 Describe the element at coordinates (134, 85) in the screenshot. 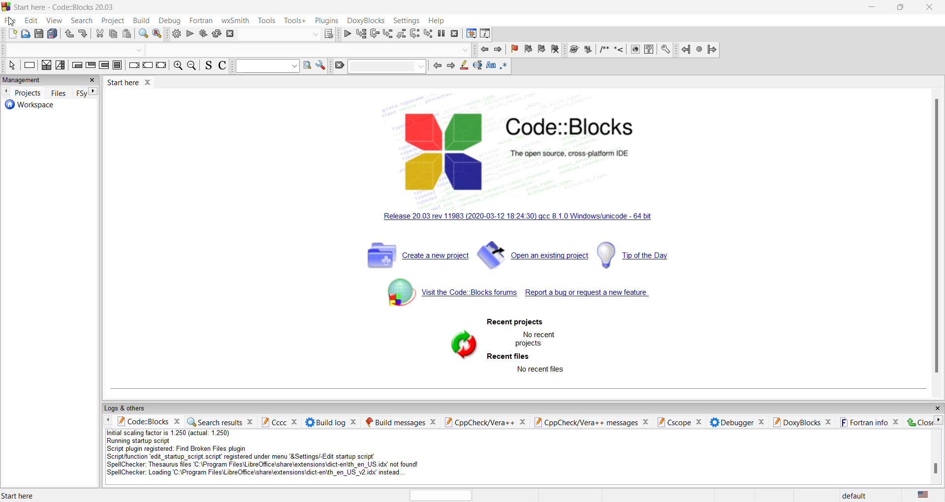

I see `start here` at that location.